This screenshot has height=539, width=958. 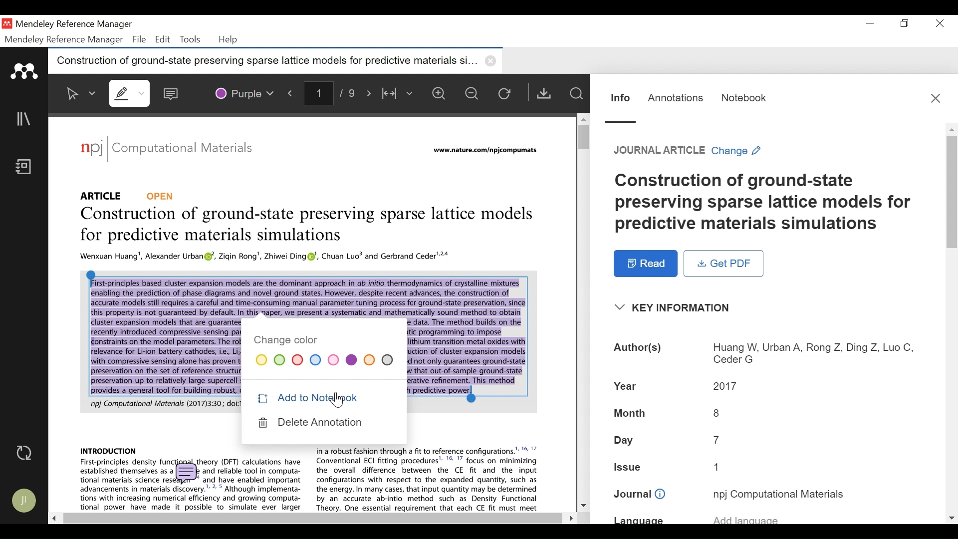 What do you see at coordinates (26, 71) in the screenshot?
I see `Mendeley logo` at bounding box center [26, 71].